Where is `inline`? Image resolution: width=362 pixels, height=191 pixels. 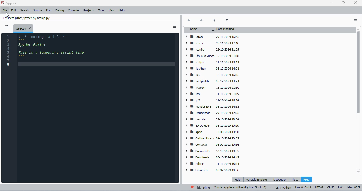
inline is located at coordinates (204, 188).